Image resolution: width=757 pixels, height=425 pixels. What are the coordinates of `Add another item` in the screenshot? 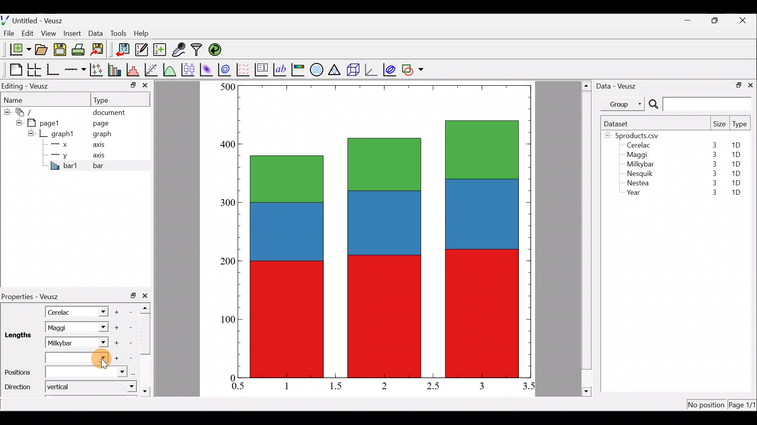 It's located at (117, 343).